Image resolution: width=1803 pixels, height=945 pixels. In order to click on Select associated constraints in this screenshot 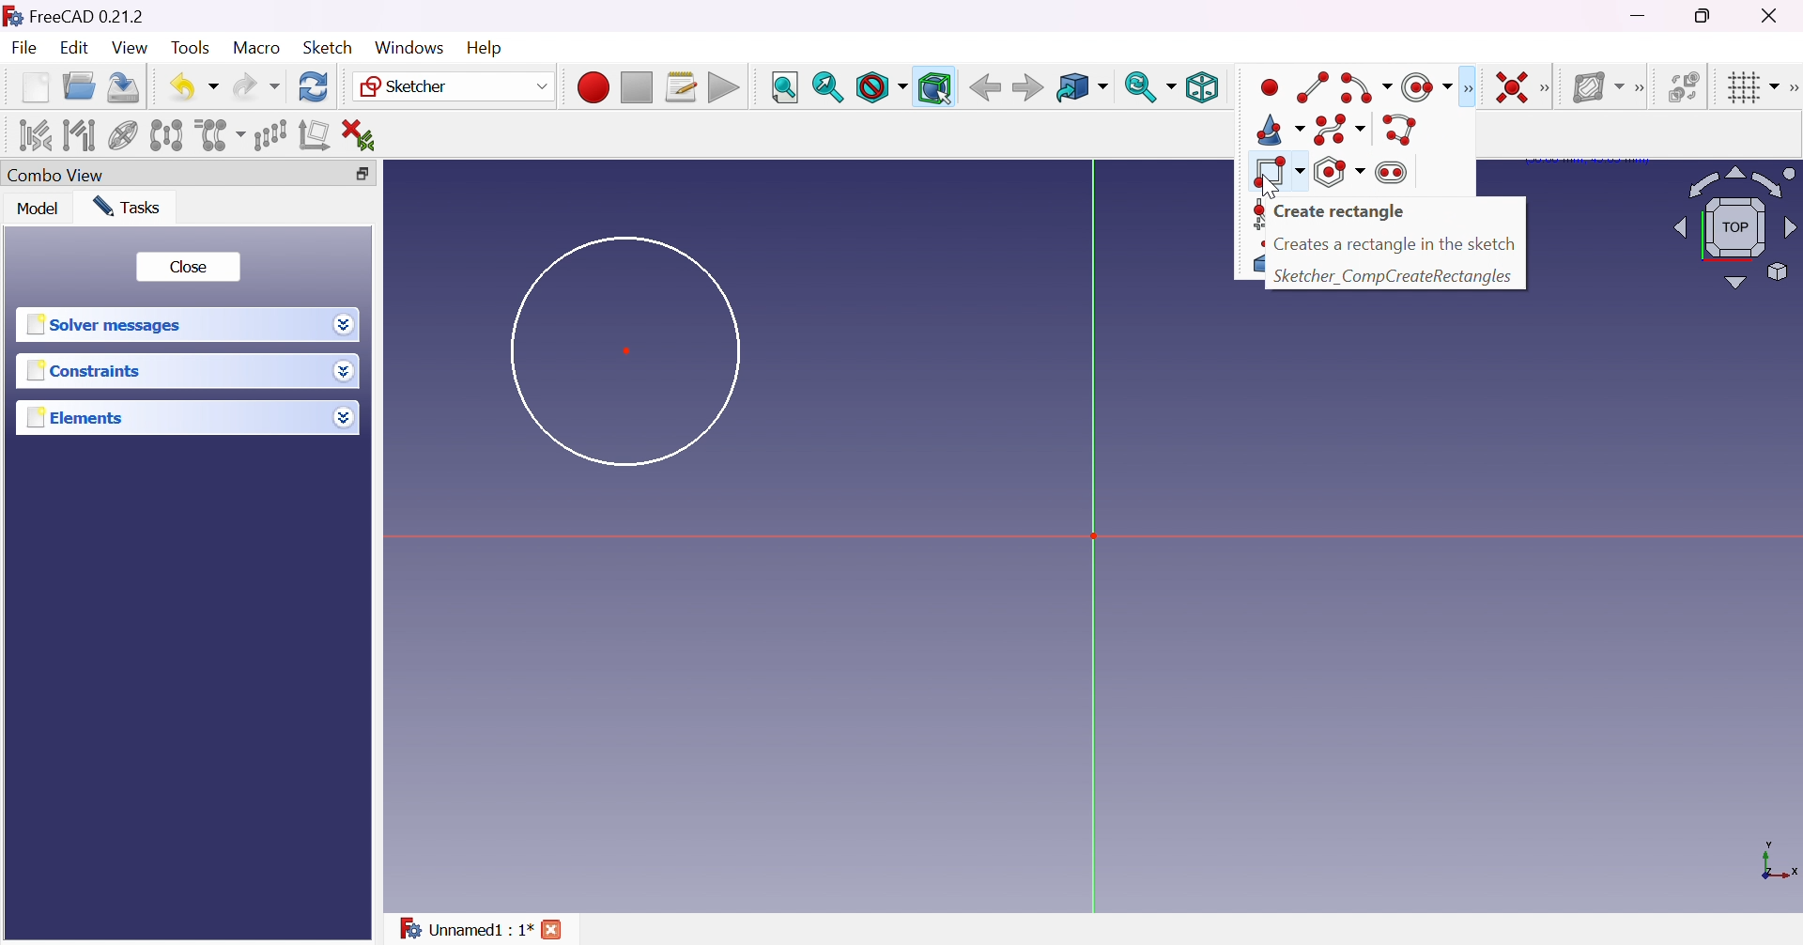, I will do `click(32, 135)`.